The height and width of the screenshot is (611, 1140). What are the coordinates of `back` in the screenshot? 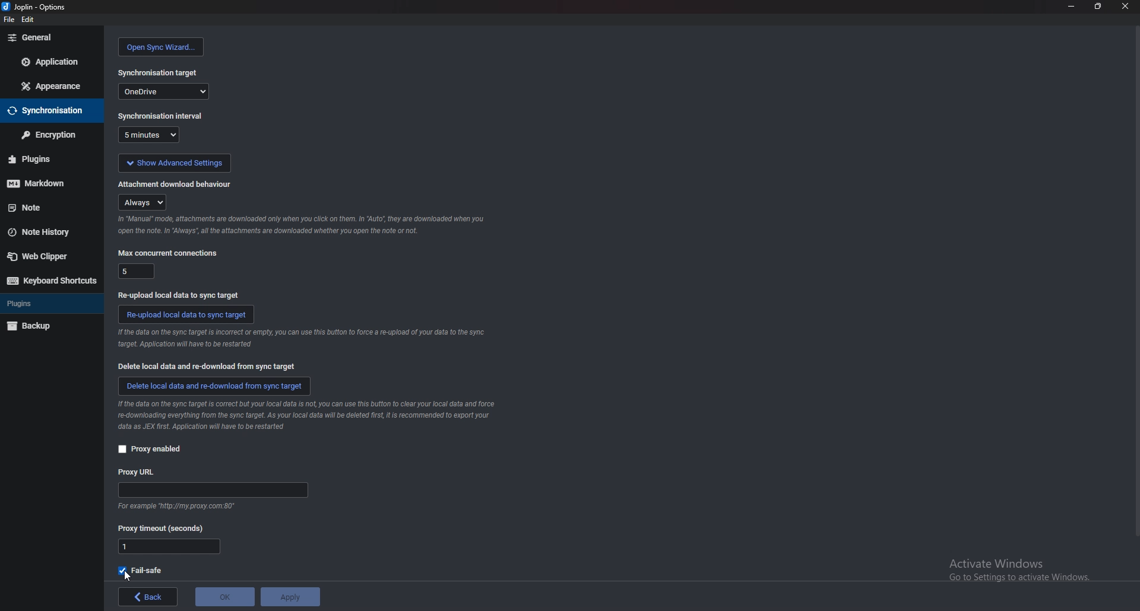 It's located at (150, 597).